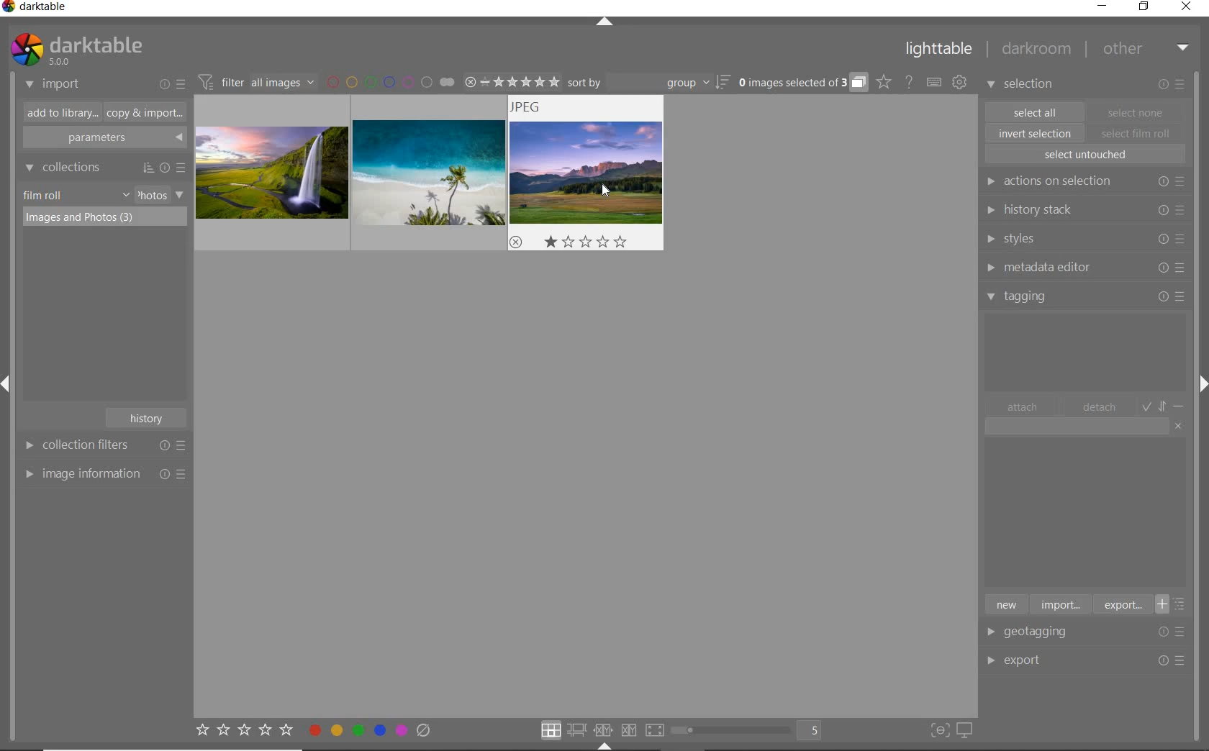 This screenshot has height=751, width=1209. I want to click on set display profile, so click(964, 731).